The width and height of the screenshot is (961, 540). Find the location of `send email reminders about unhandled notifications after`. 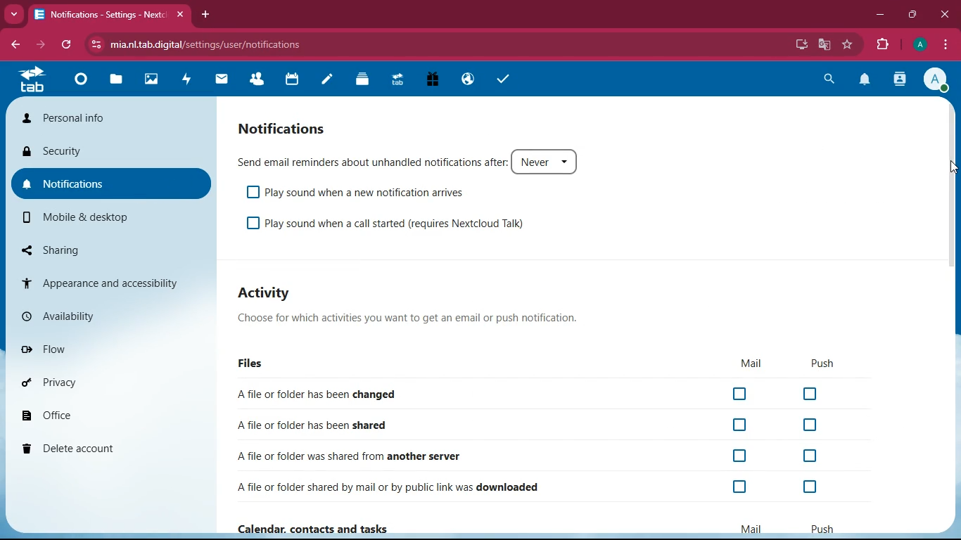

send email reminders about unhandled notifications after is located at coordinates (370, 160).